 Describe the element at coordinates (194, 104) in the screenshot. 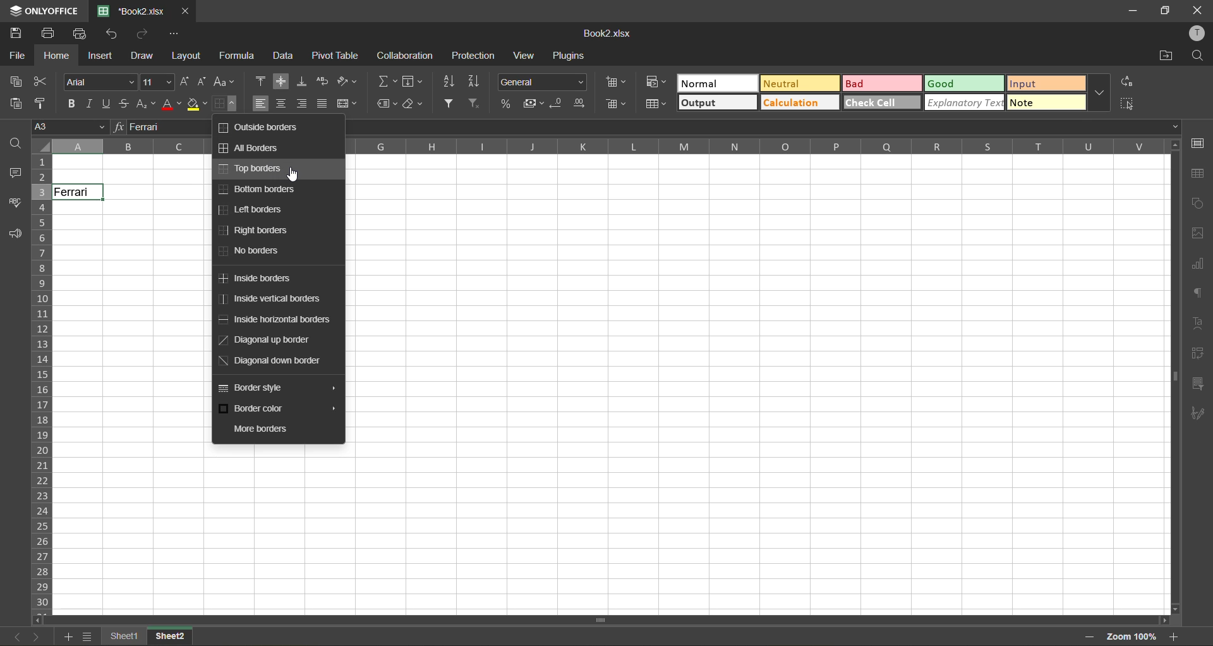

I see `fill color` at that location.